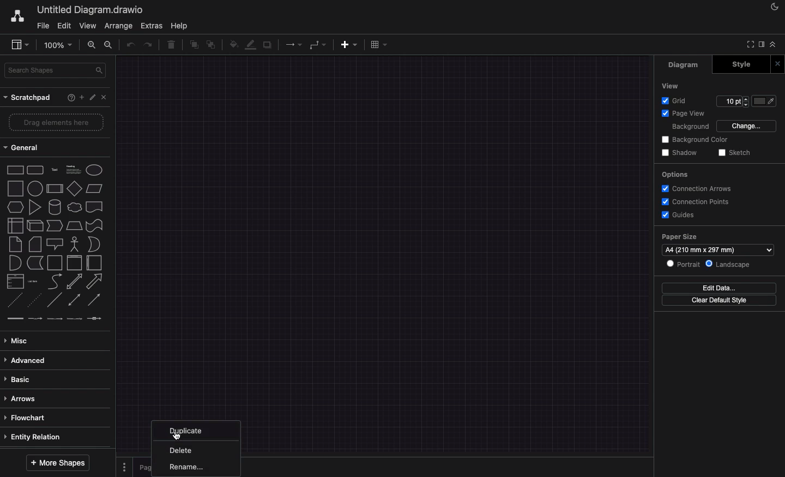  What do you see at coordinates (75, 263) in the screenshot?
I see `container` at bounding box center [75, 263].